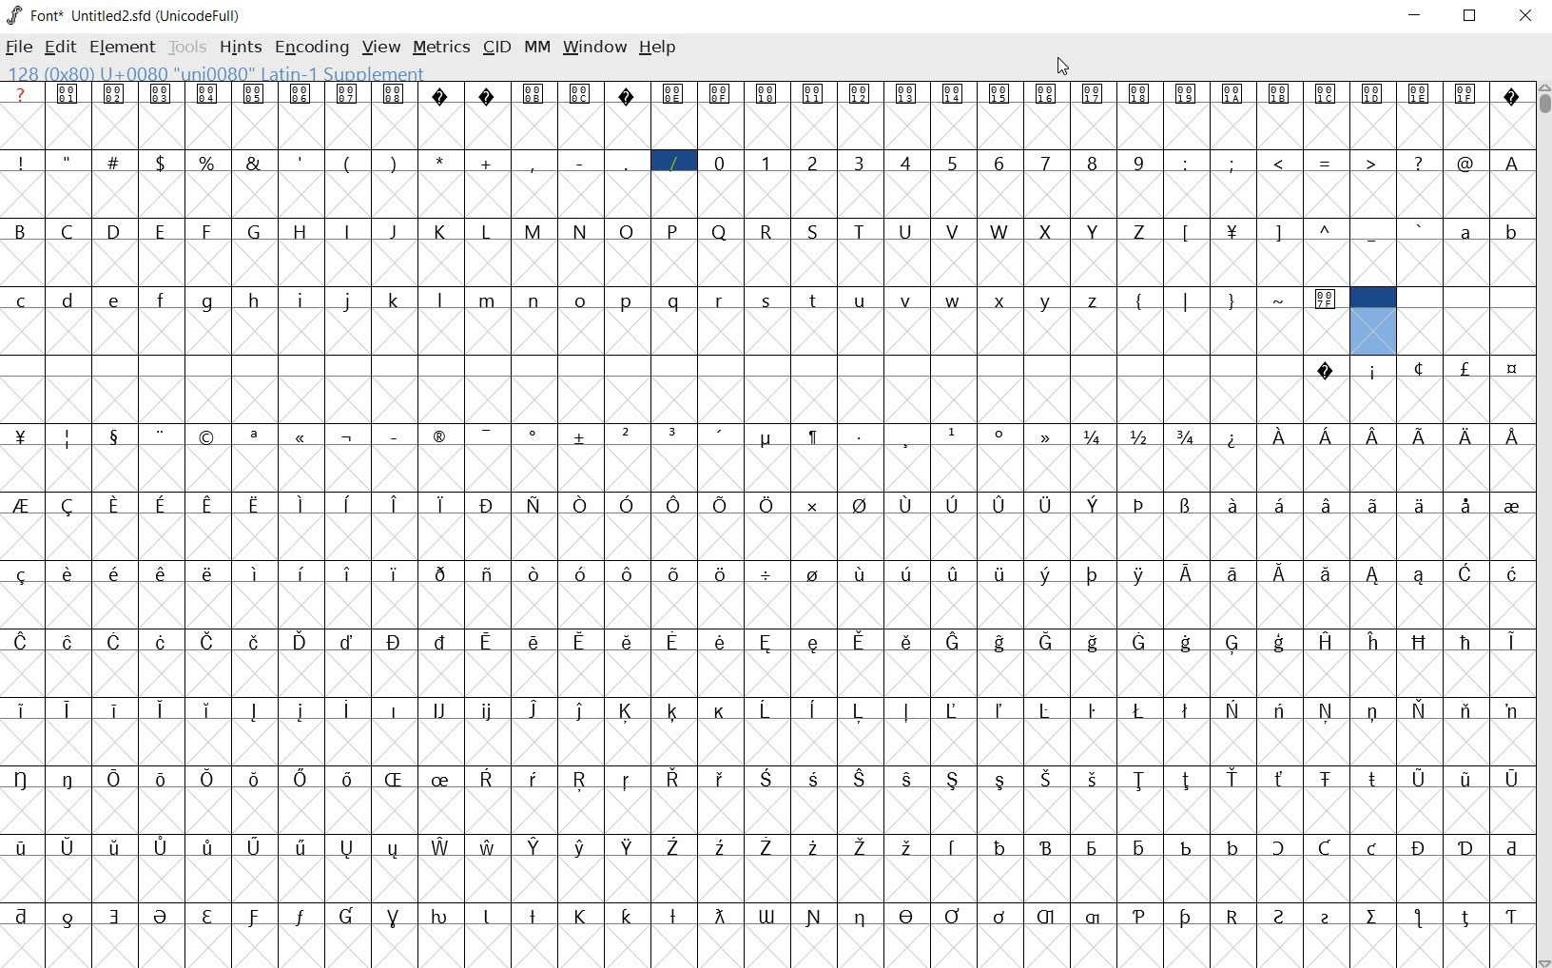 Image resolution: width=1552 pixels, height=968 pixels. I want to click on Symbol, so click(863, 573).